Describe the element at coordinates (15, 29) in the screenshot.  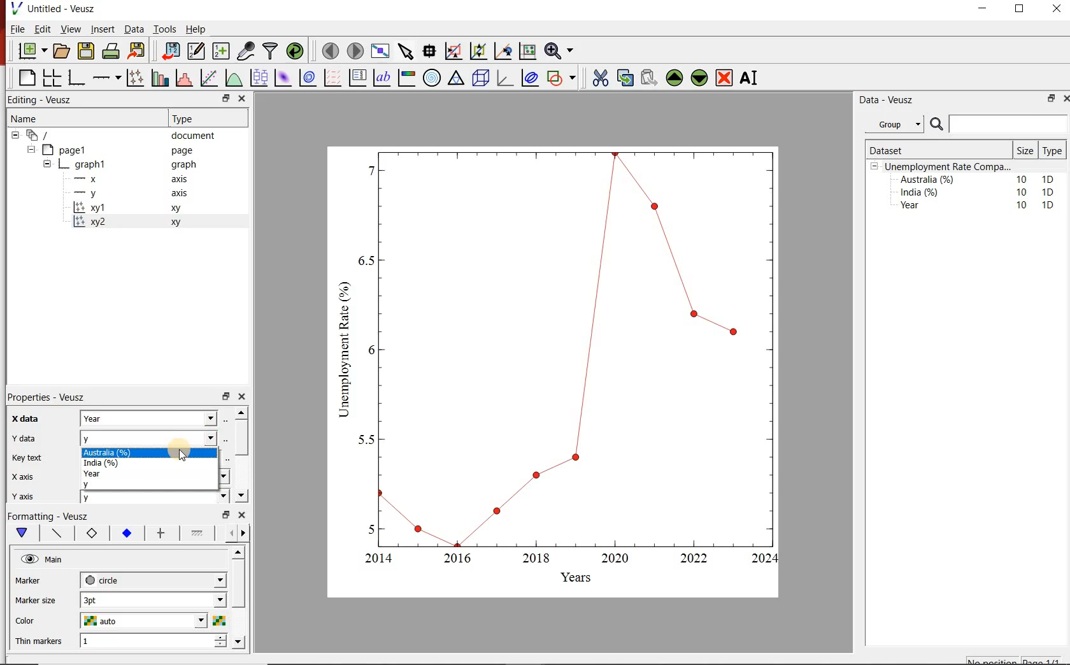
I see `| File` at that location.